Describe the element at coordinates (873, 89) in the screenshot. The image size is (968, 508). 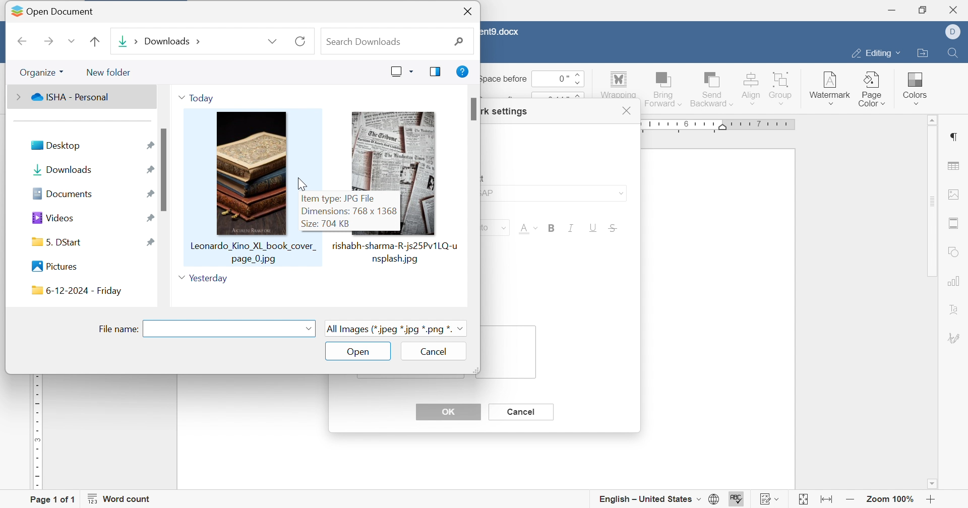
I see `page color` at that location.